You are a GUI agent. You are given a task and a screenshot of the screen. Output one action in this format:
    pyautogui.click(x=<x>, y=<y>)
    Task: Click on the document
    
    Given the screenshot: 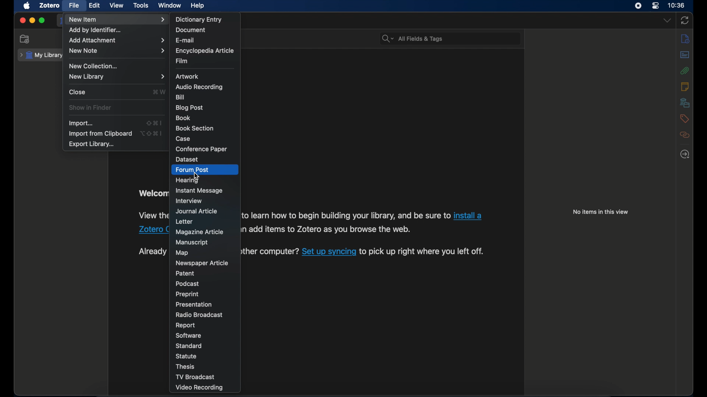 What is the action you would take?
    pyautogui.click(x=190, y=30)
    